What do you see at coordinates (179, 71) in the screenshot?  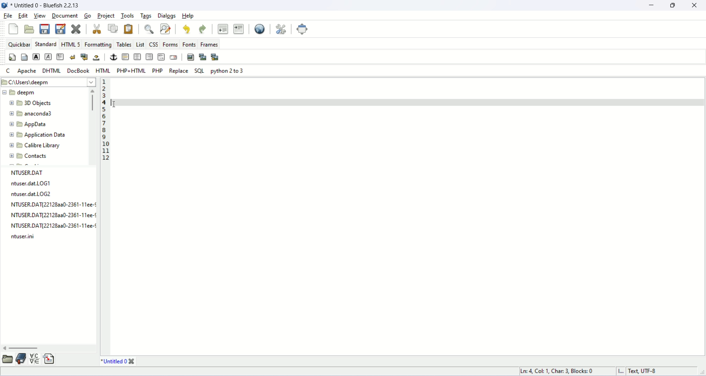 I see `Replace` at bounding box center [179, 71].